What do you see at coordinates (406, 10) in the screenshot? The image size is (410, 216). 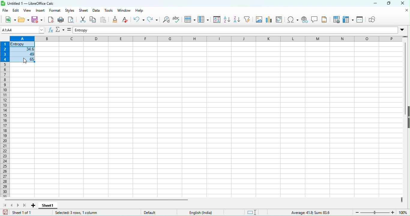 I see `close` at bounding box center [406, 10].